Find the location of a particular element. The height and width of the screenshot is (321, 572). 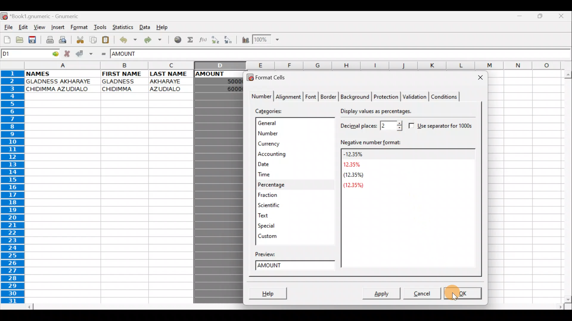

Scroll bar is located at coordinates (565, 185).